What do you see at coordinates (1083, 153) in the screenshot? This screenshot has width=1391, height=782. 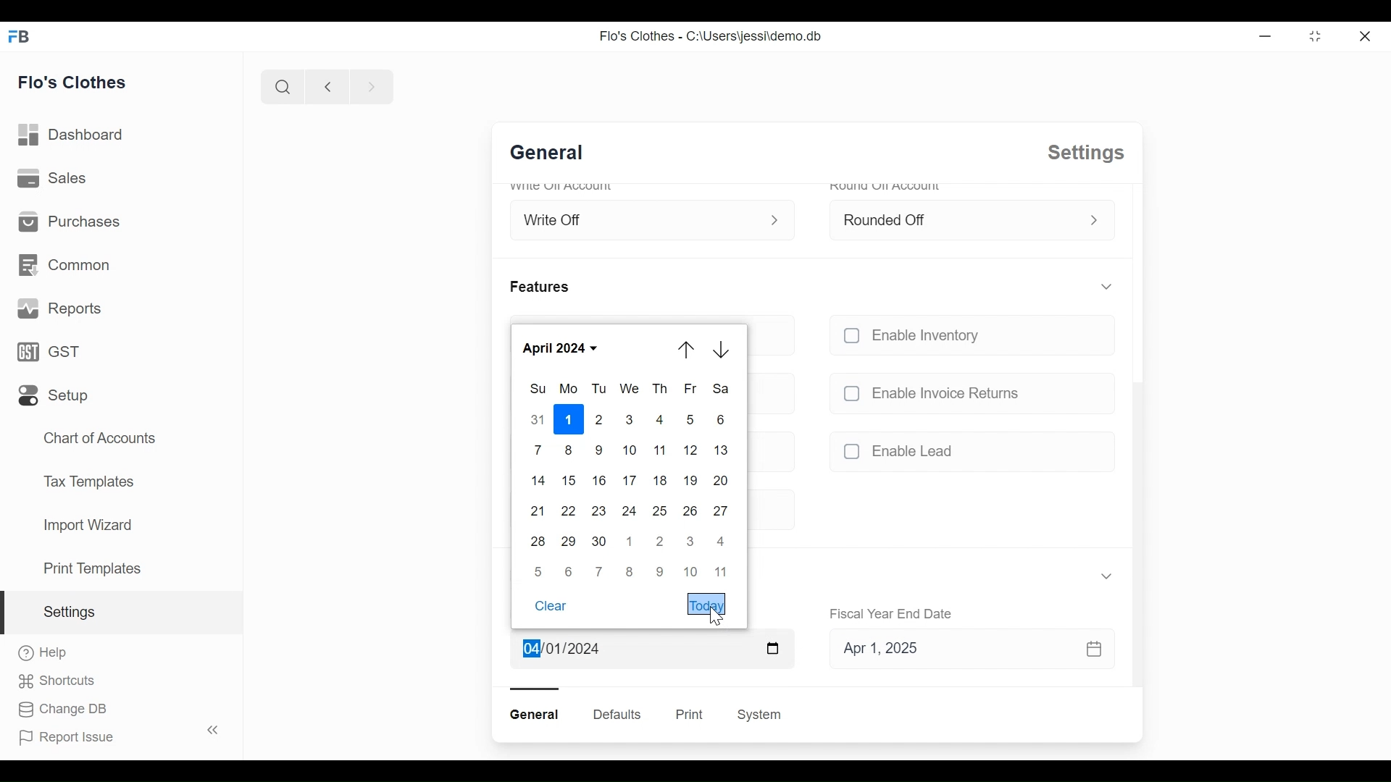 I see `Settings` at bounding box center [1083, 153].